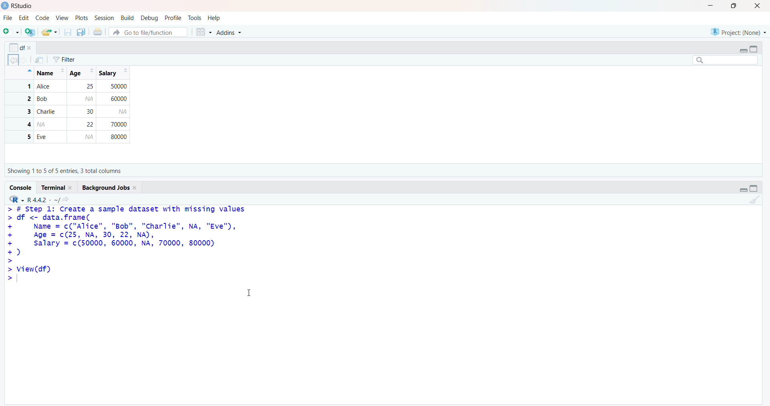 The image size is (770, 406). What do you see at coordinates (17, 199) in the screenshot?
I see `R` at bounding box center [17, 199].